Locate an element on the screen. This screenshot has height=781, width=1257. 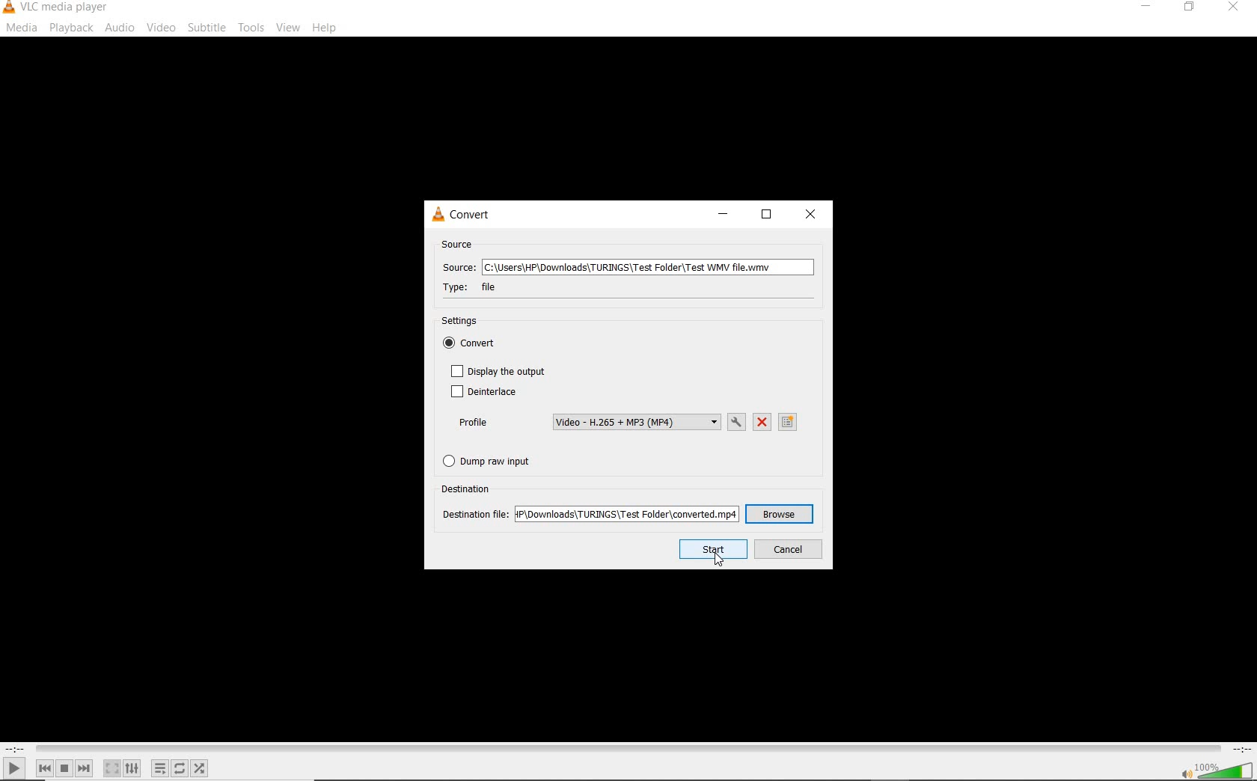
EDIT SELECTED PROFILE is located at coordinates (736, 422).